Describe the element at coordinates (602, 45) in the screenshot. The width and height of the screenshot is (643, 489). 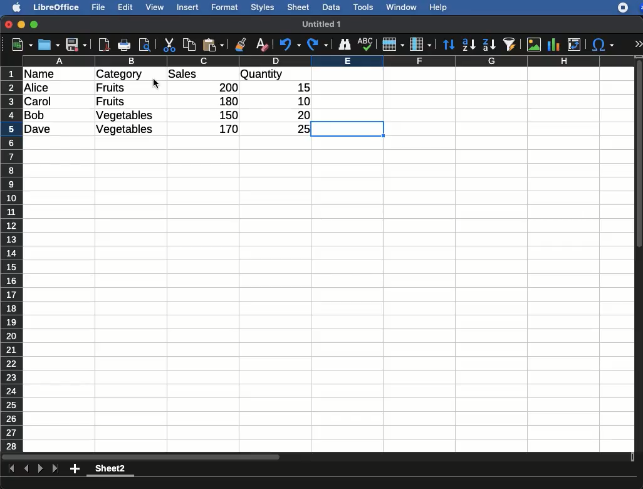
I see `special characters` at that location.